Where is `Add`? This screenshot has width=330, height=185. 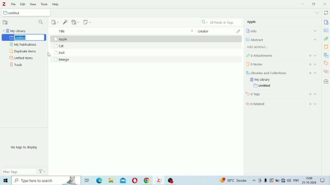
Add is located at coordinates (310, 94).